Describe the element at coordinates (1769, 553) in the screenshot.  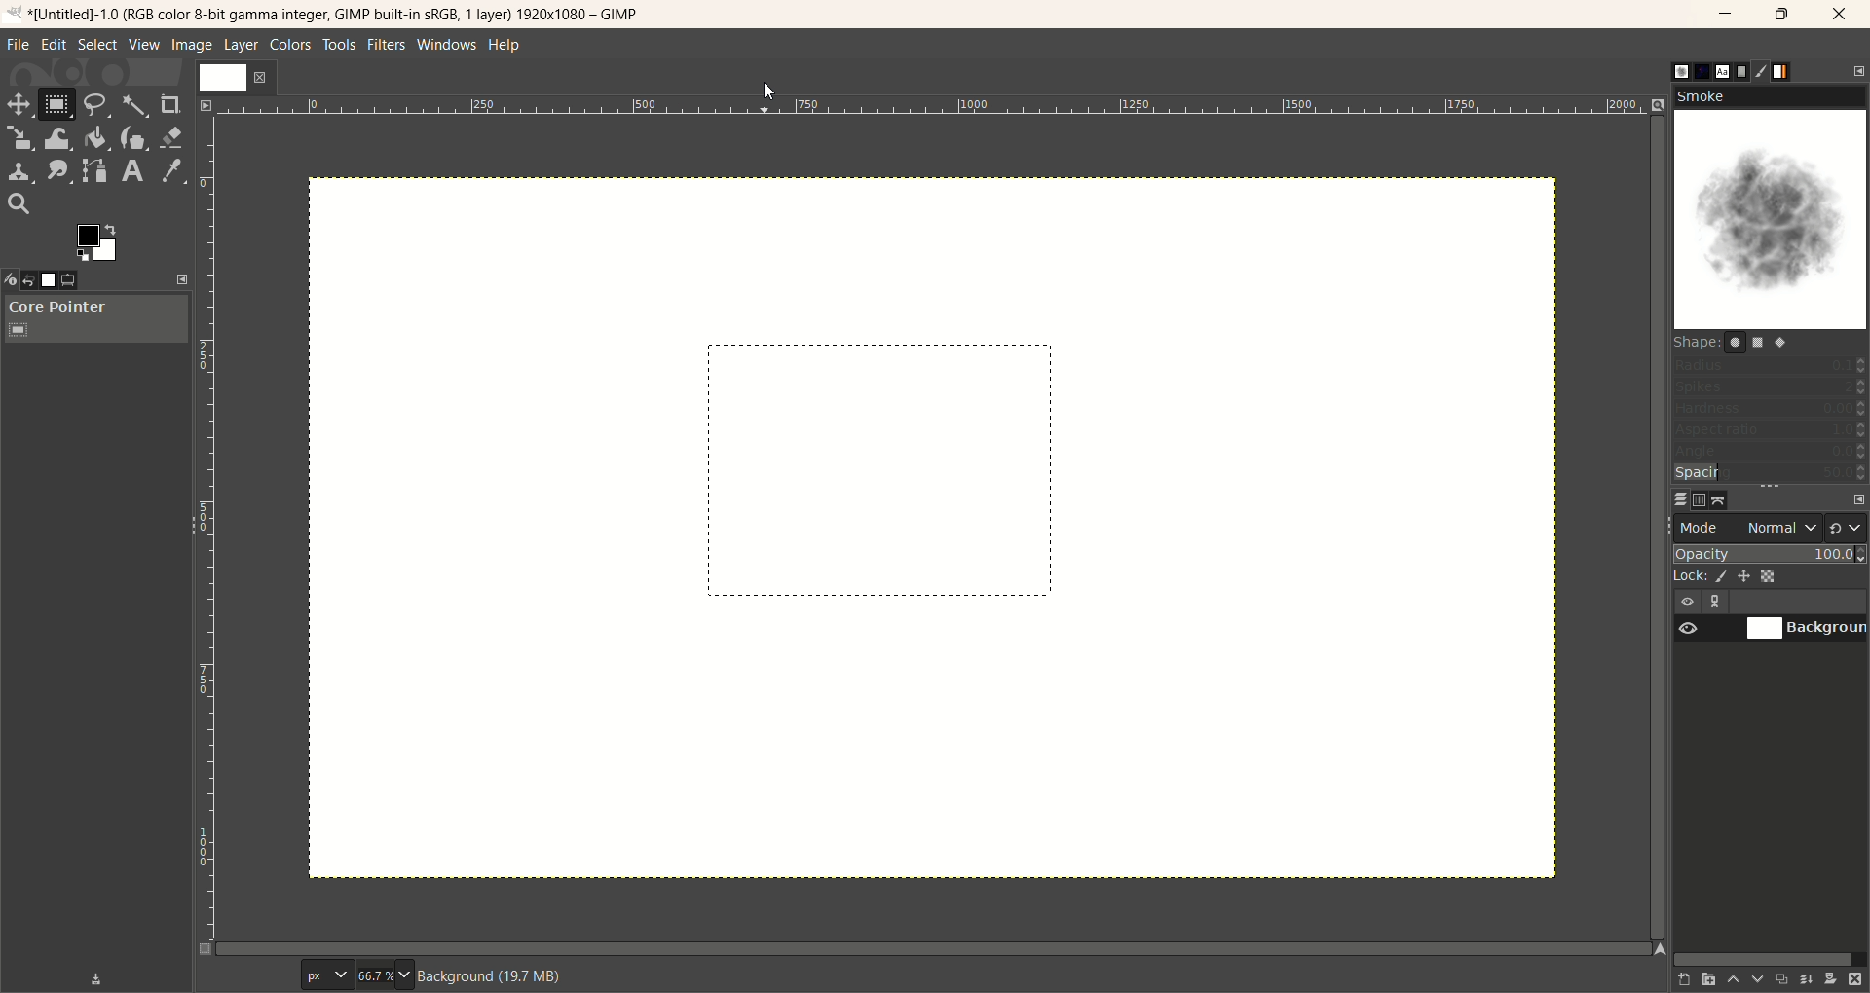
I see `opacity` at that location.